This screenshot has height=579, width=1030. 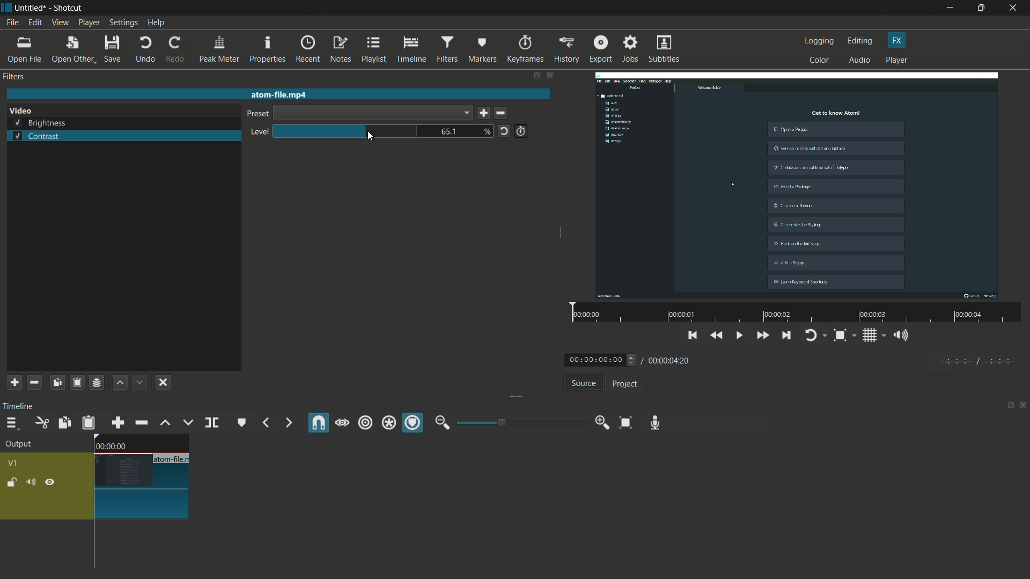 I want to click on toggle zoom, so click(x=844, y=336).